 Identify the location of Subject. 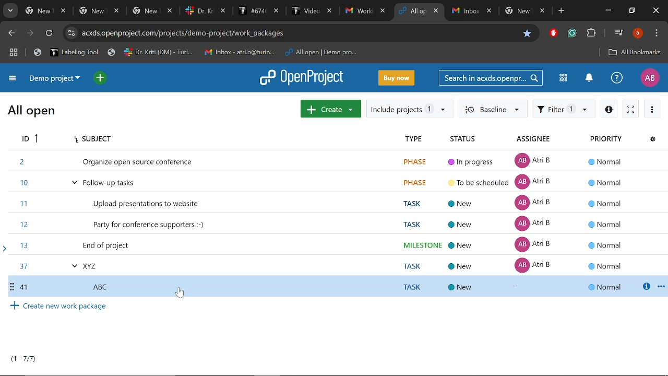
(228, 138).